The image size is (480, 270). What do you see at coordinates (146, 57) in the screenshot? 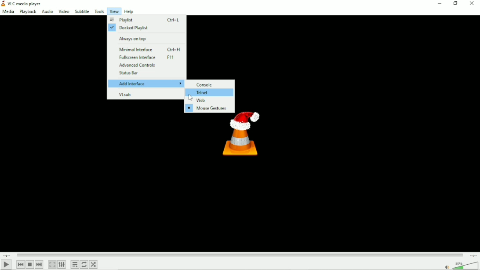
I see `Fullscreen interface` at bounding box center [146, 57].